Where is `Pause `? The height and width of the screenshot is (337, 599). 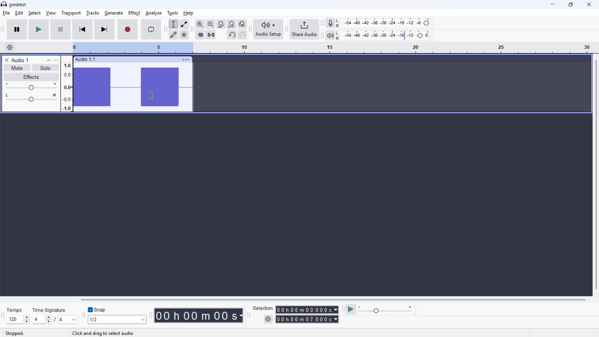 Pause  is located at coordinates (17, 29).